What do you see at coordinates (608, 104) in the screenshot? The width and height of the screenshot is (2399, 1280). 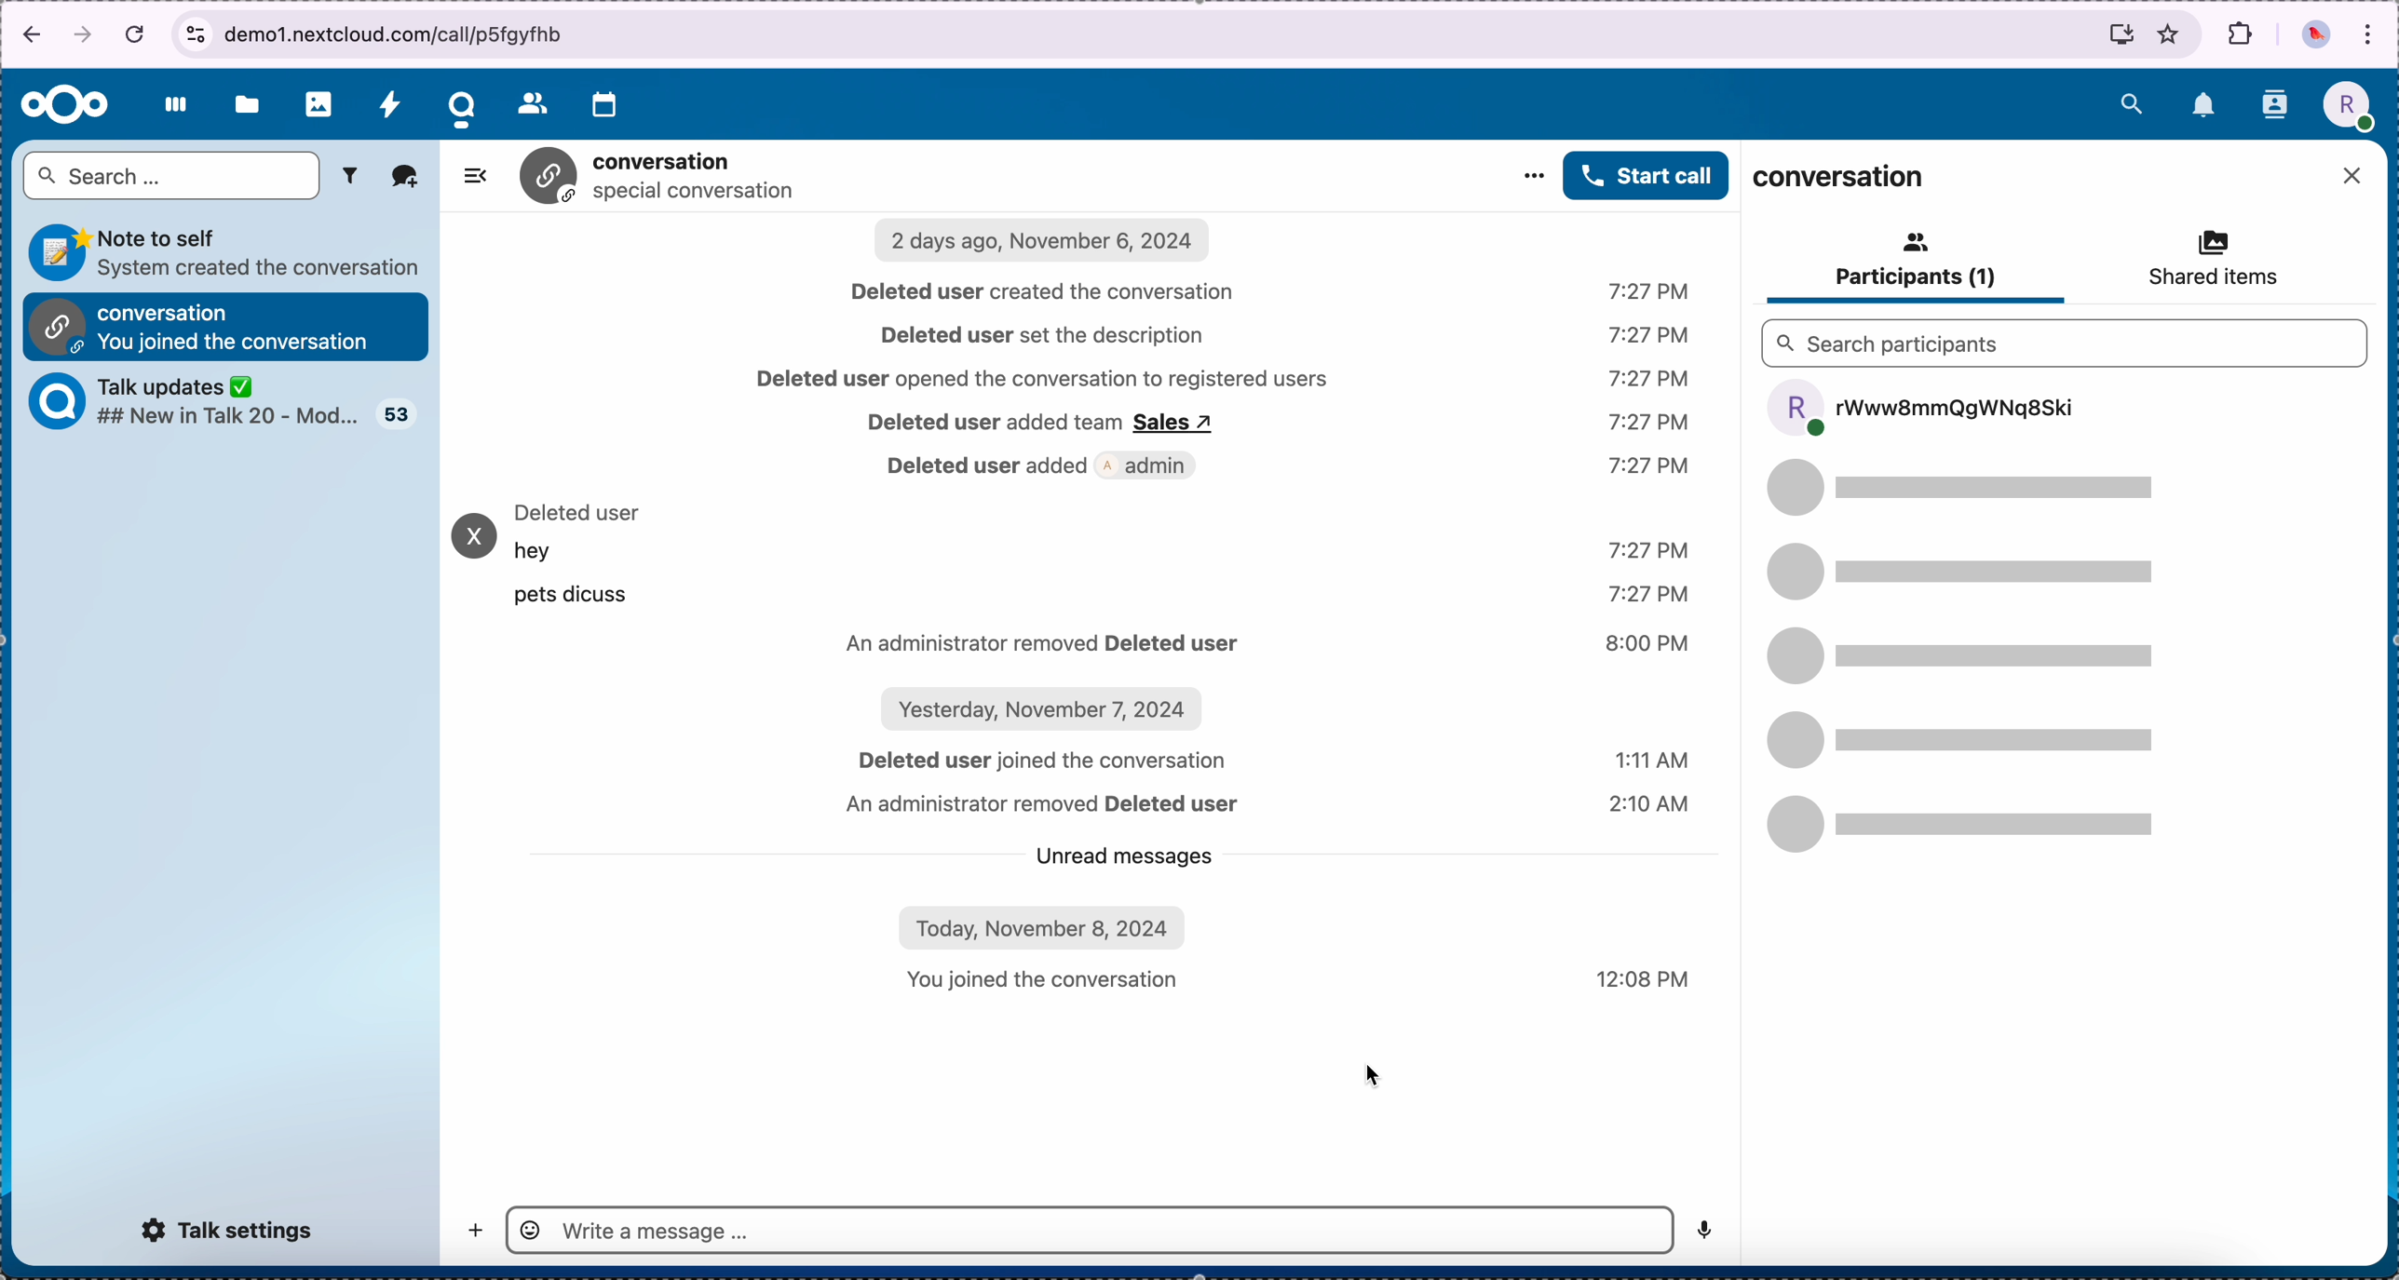 I see `calendar` at bounding box center [608, 104].